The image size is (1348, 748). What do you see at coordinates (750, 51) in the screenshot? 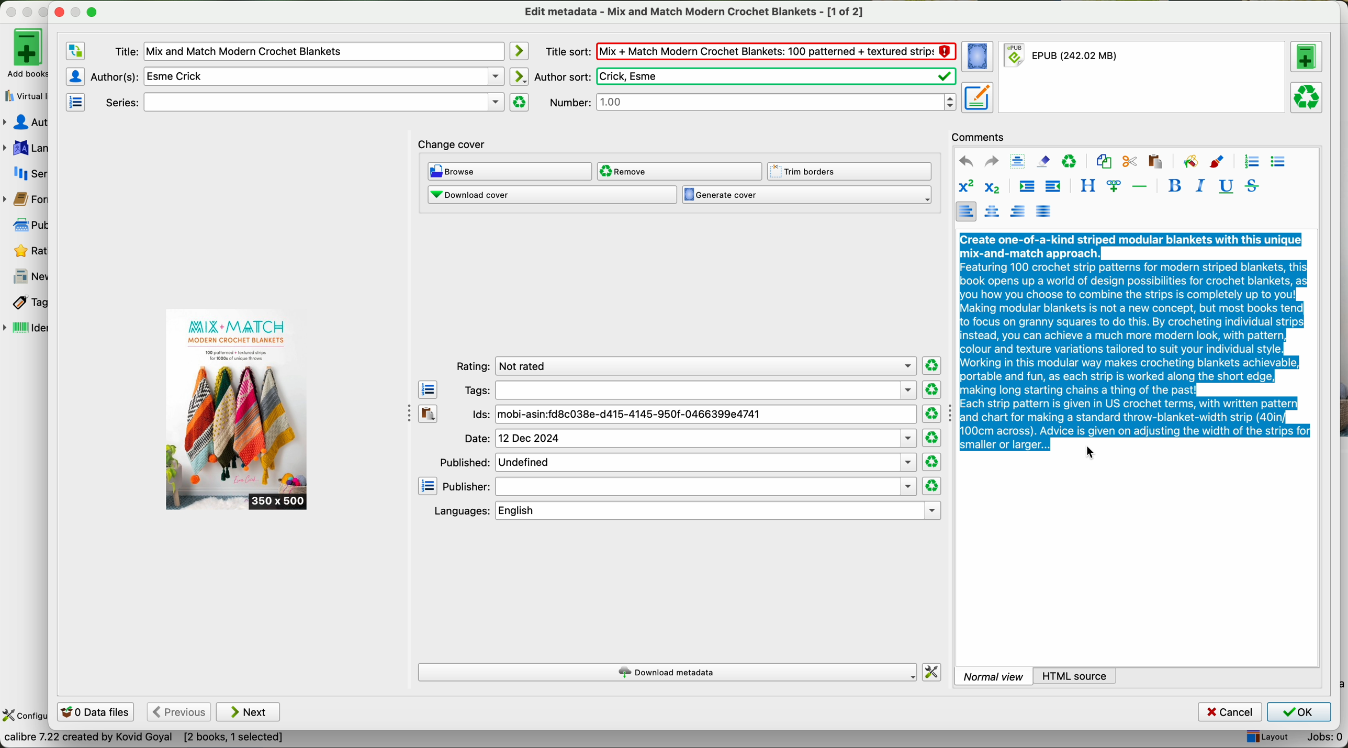
I see `title sort` at bounding box center [750, 51].